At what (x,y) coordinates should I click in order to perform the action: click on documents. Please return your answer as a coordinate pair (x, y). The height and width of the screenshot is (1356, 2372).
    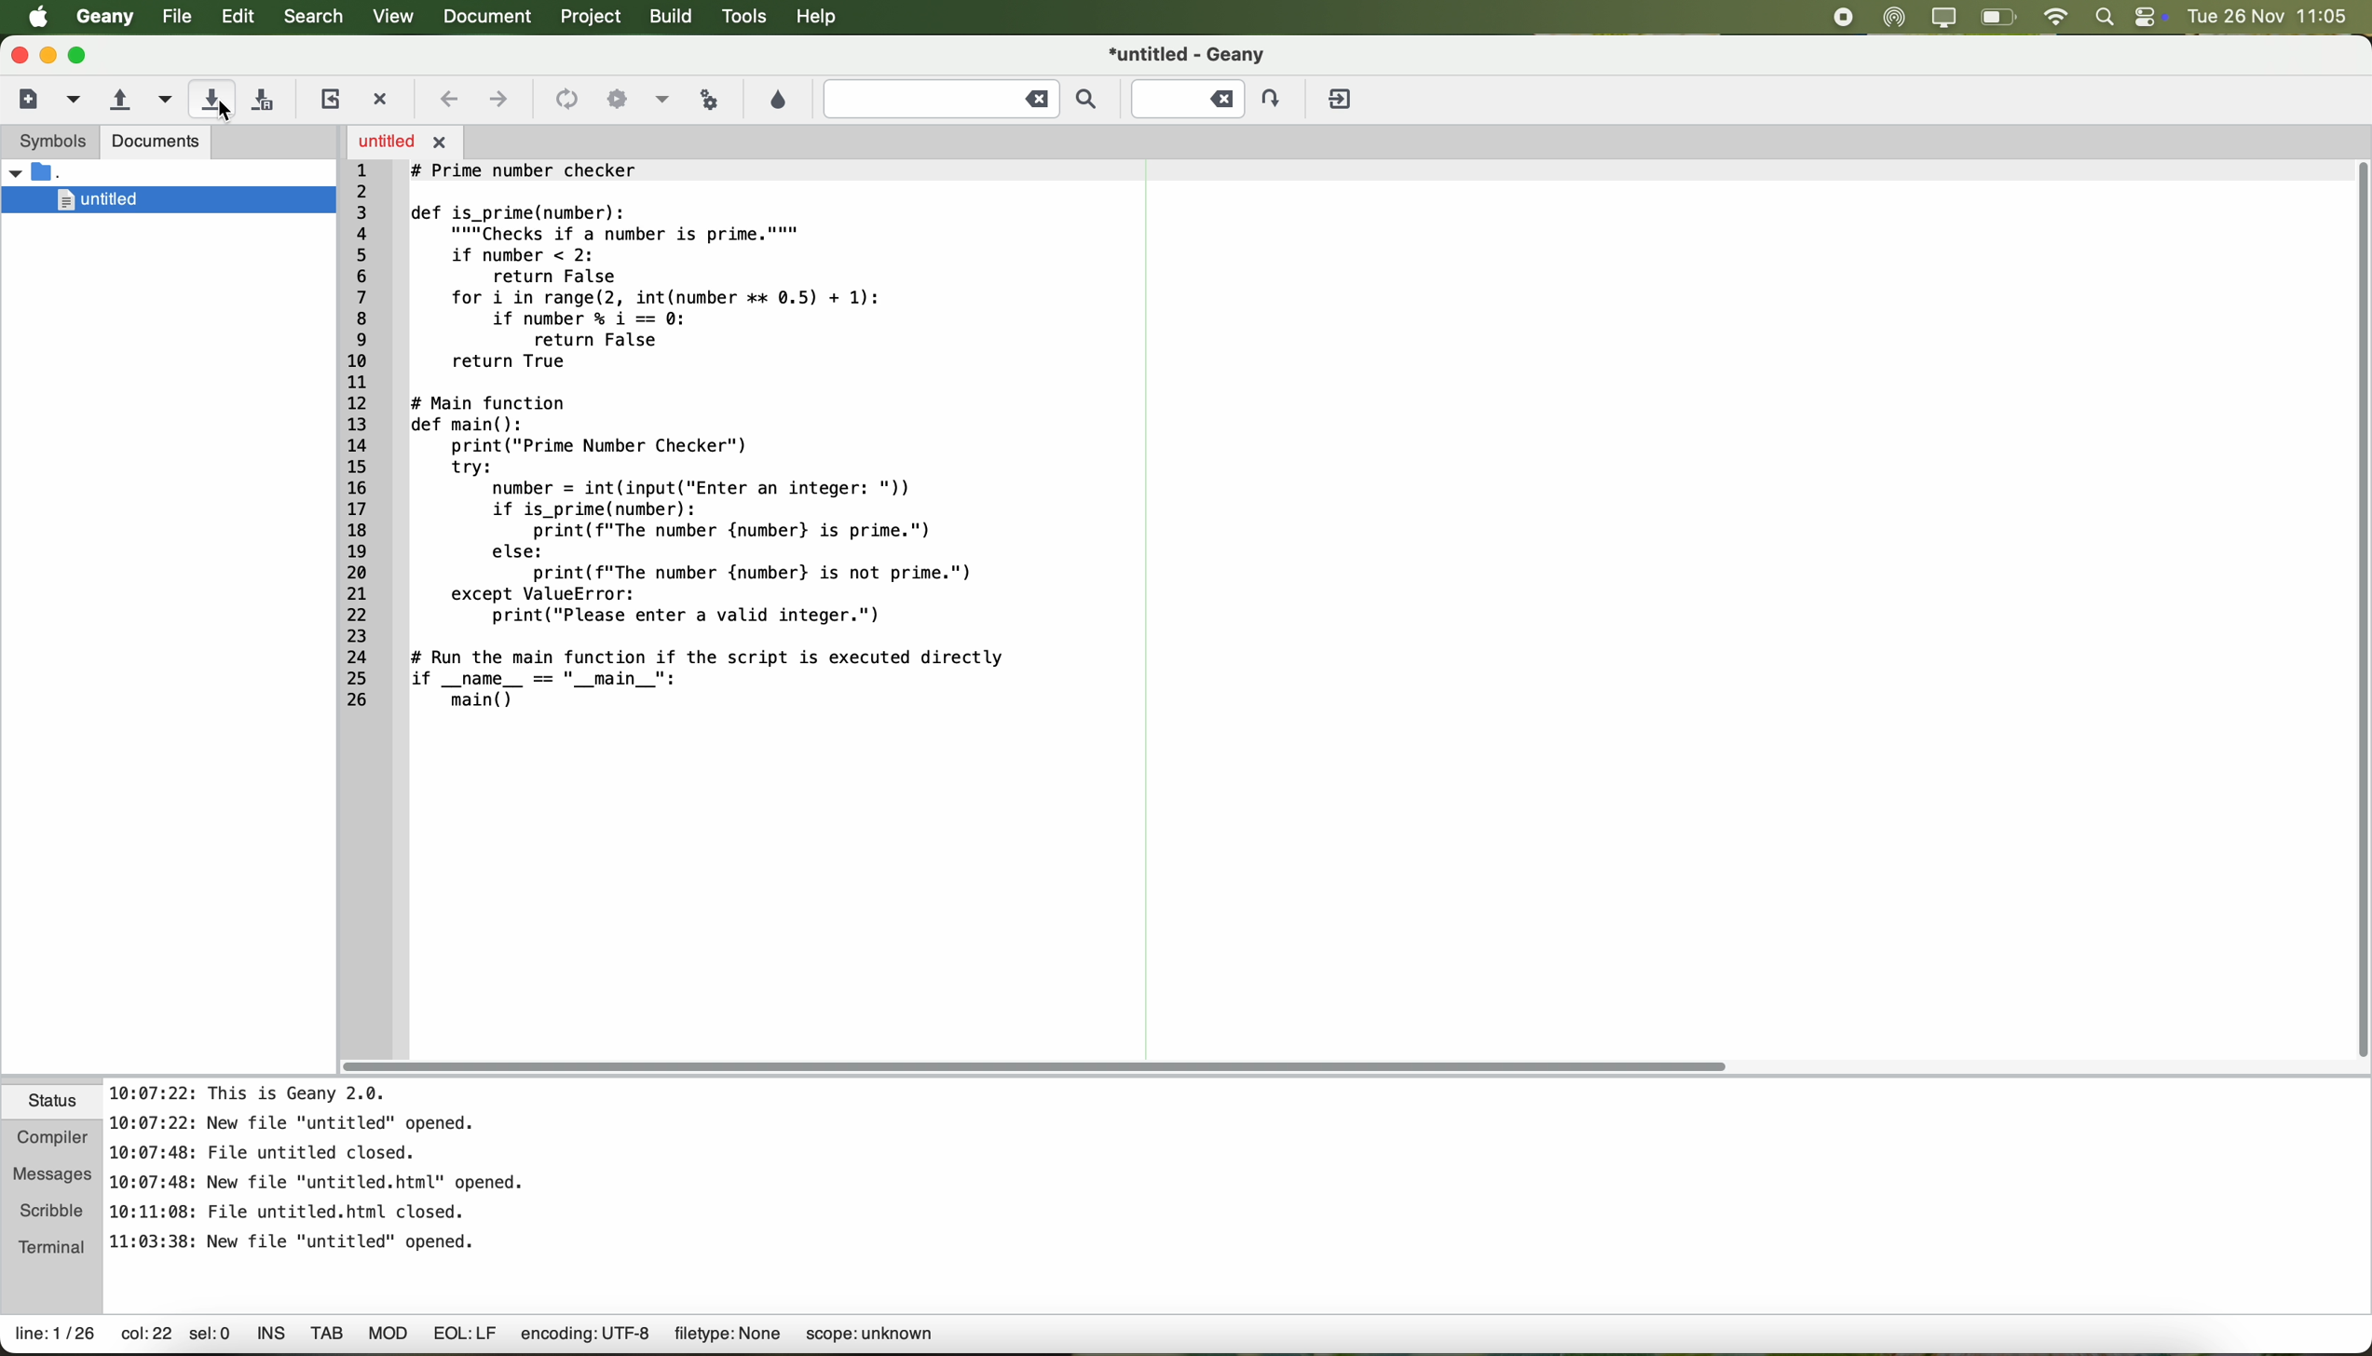
    Looking at the image, I should click on (157, 143).